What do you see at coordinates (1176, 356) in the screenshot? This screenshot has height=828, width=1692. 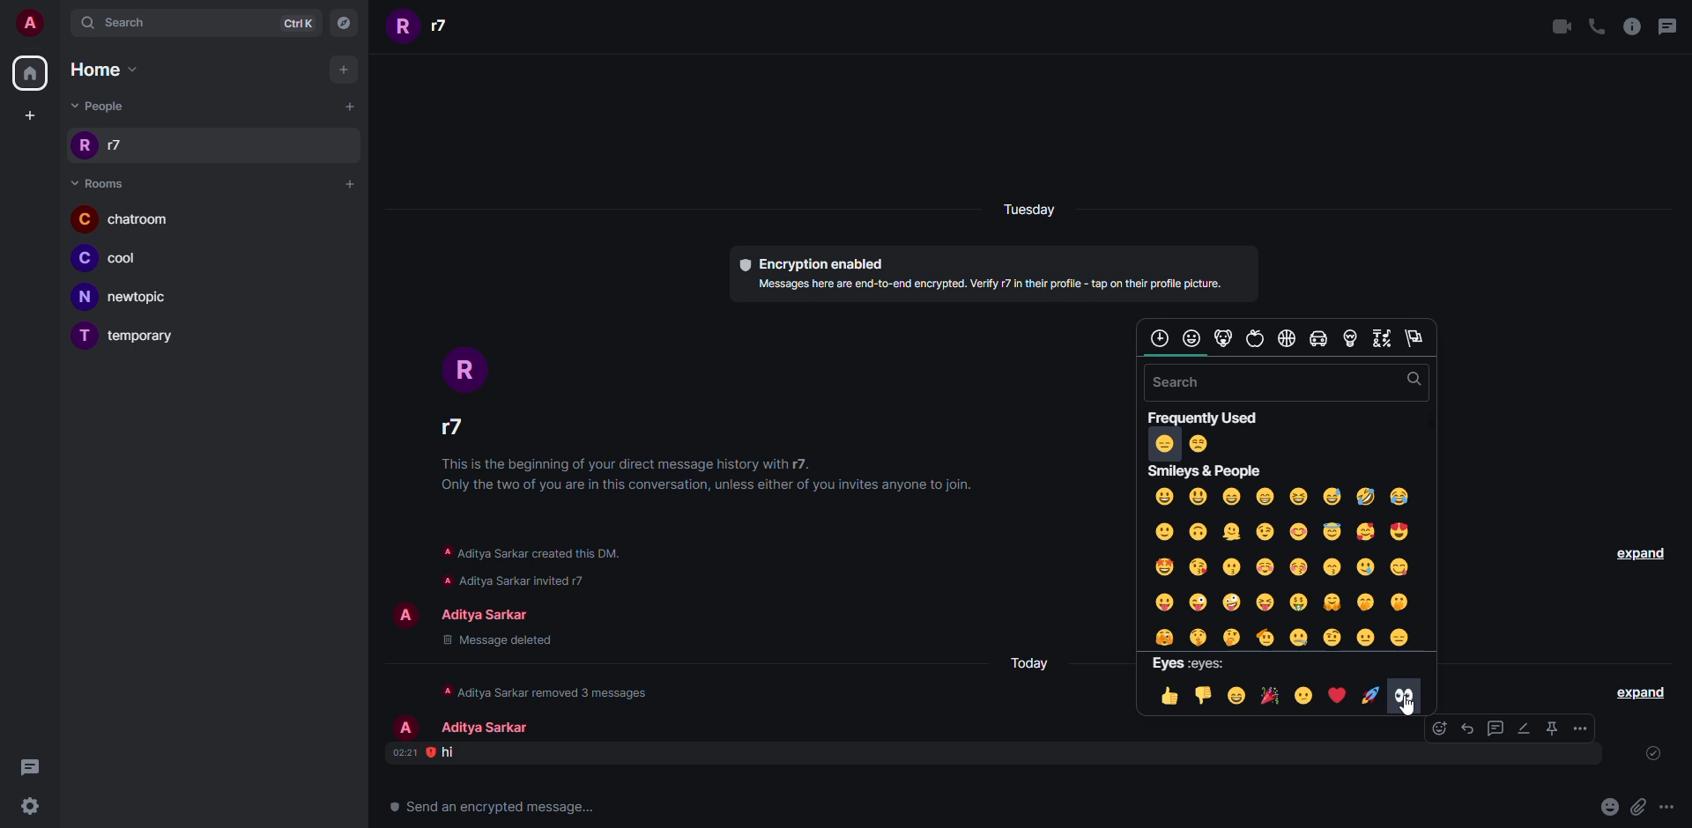 I see `scroll` at bounding box center [1176, 356].